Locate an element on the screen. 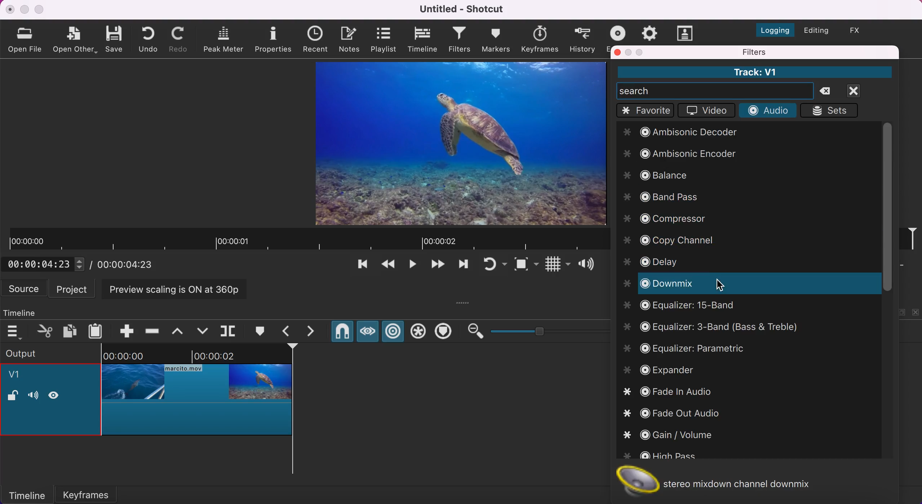 This screenshot has height=504, width=922. play quickly backwards is located at coordinates (387, 266).